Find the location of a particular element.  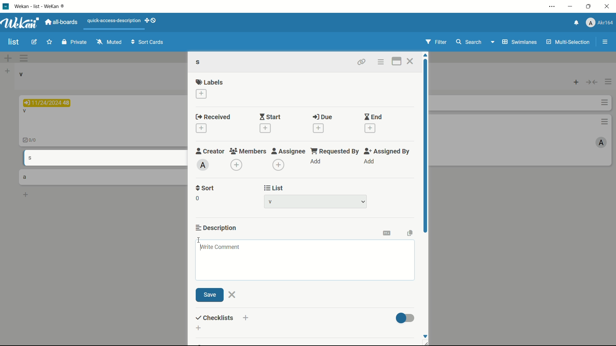

close app is located at coordinates (608, 7).